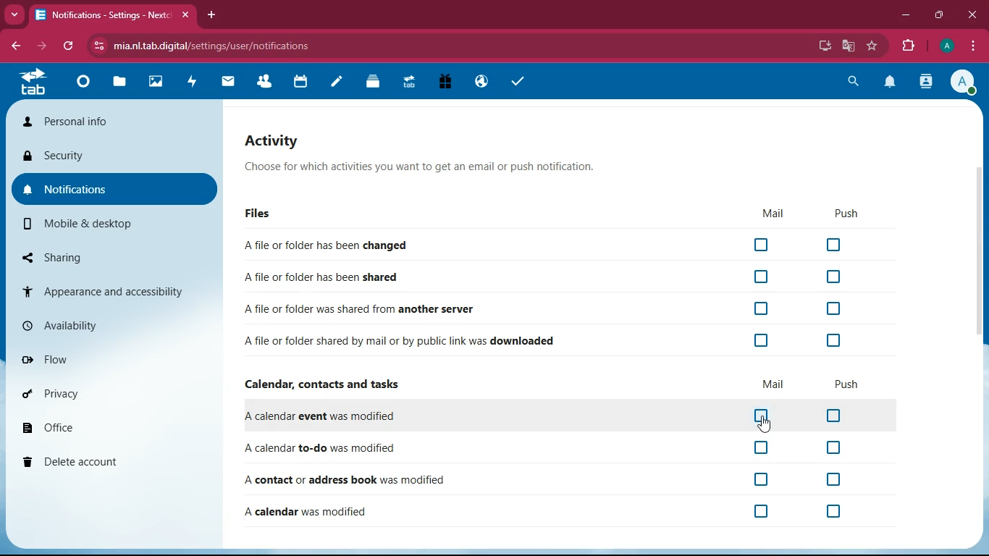 This screenshot has height=556, width=989. I want to click on mia.nl.tab.digital/settings/user/notifications, so click(214, 47).